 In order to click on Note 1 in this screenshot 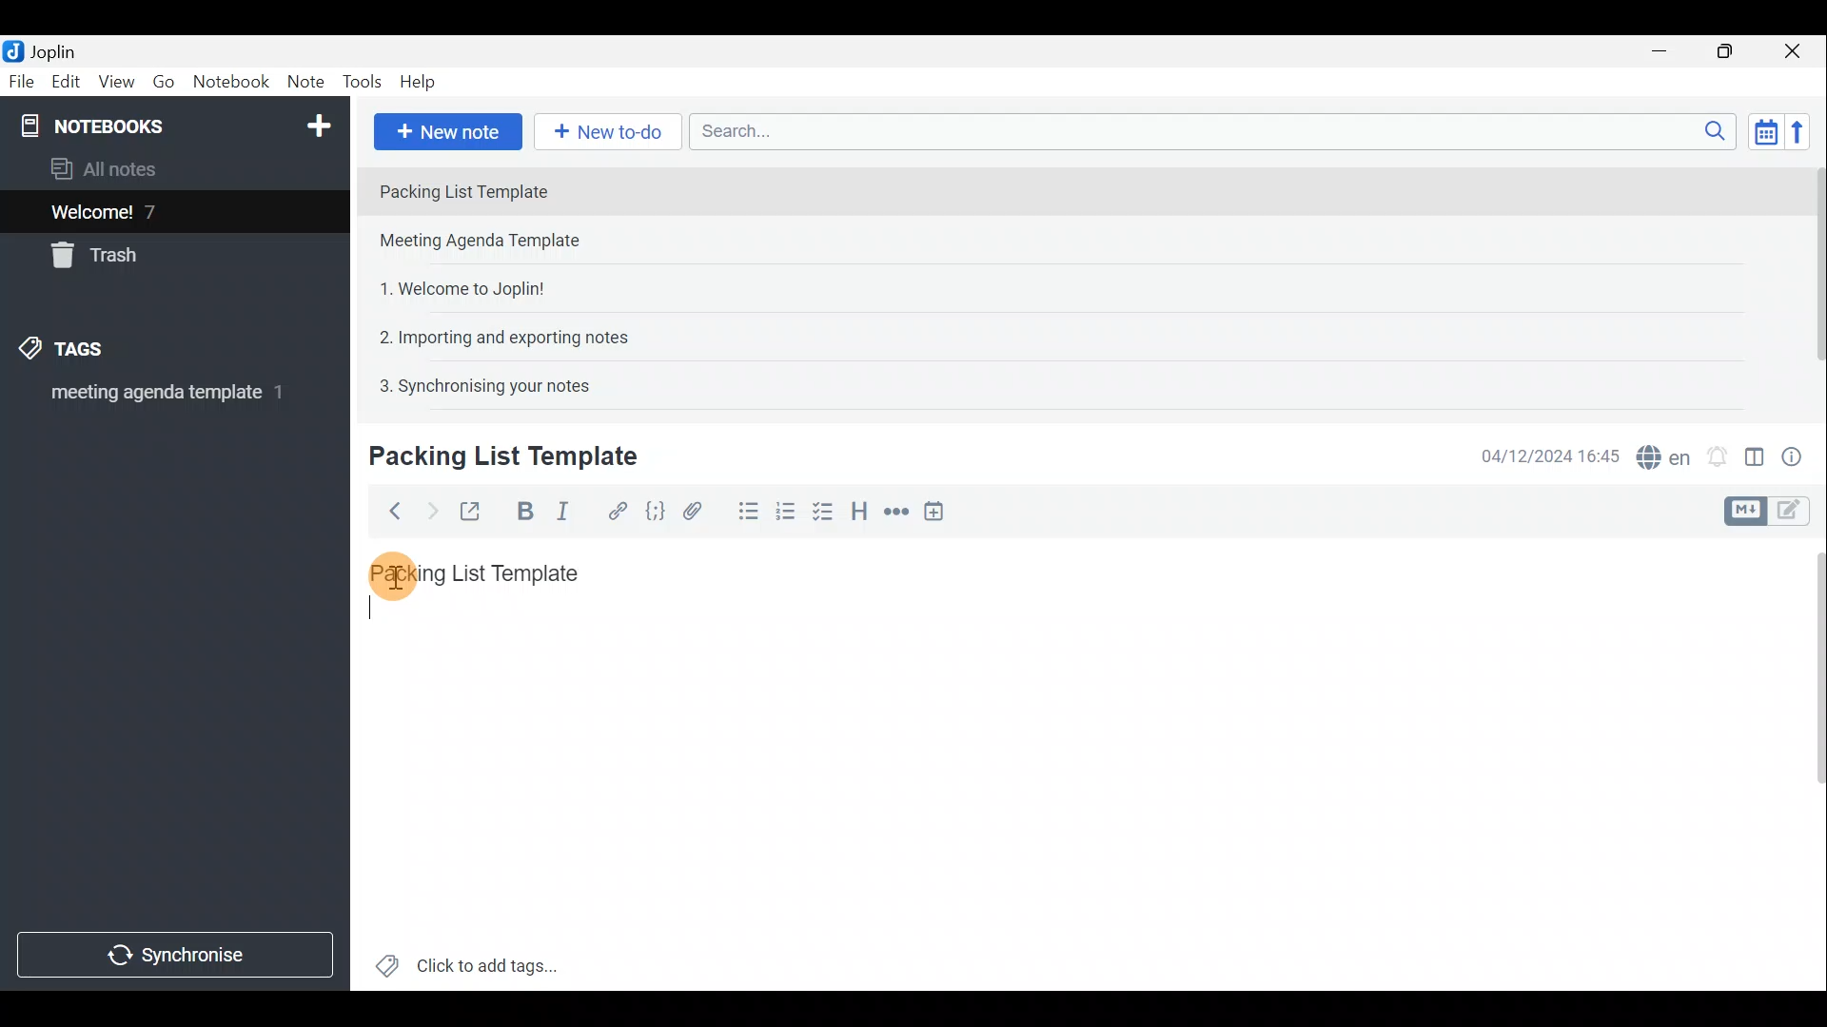, I will do `click(532, 189)`.